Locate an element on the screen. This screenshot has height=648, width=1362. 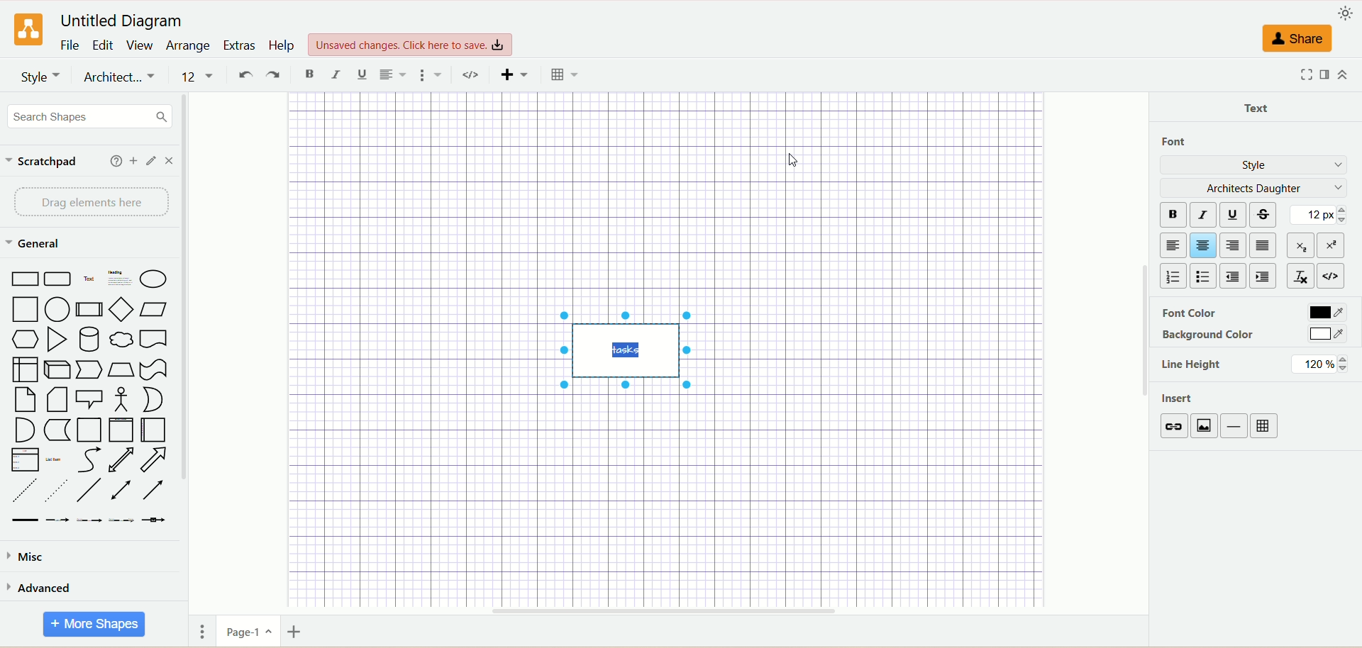
bold is located at coordinates (1172, 214).